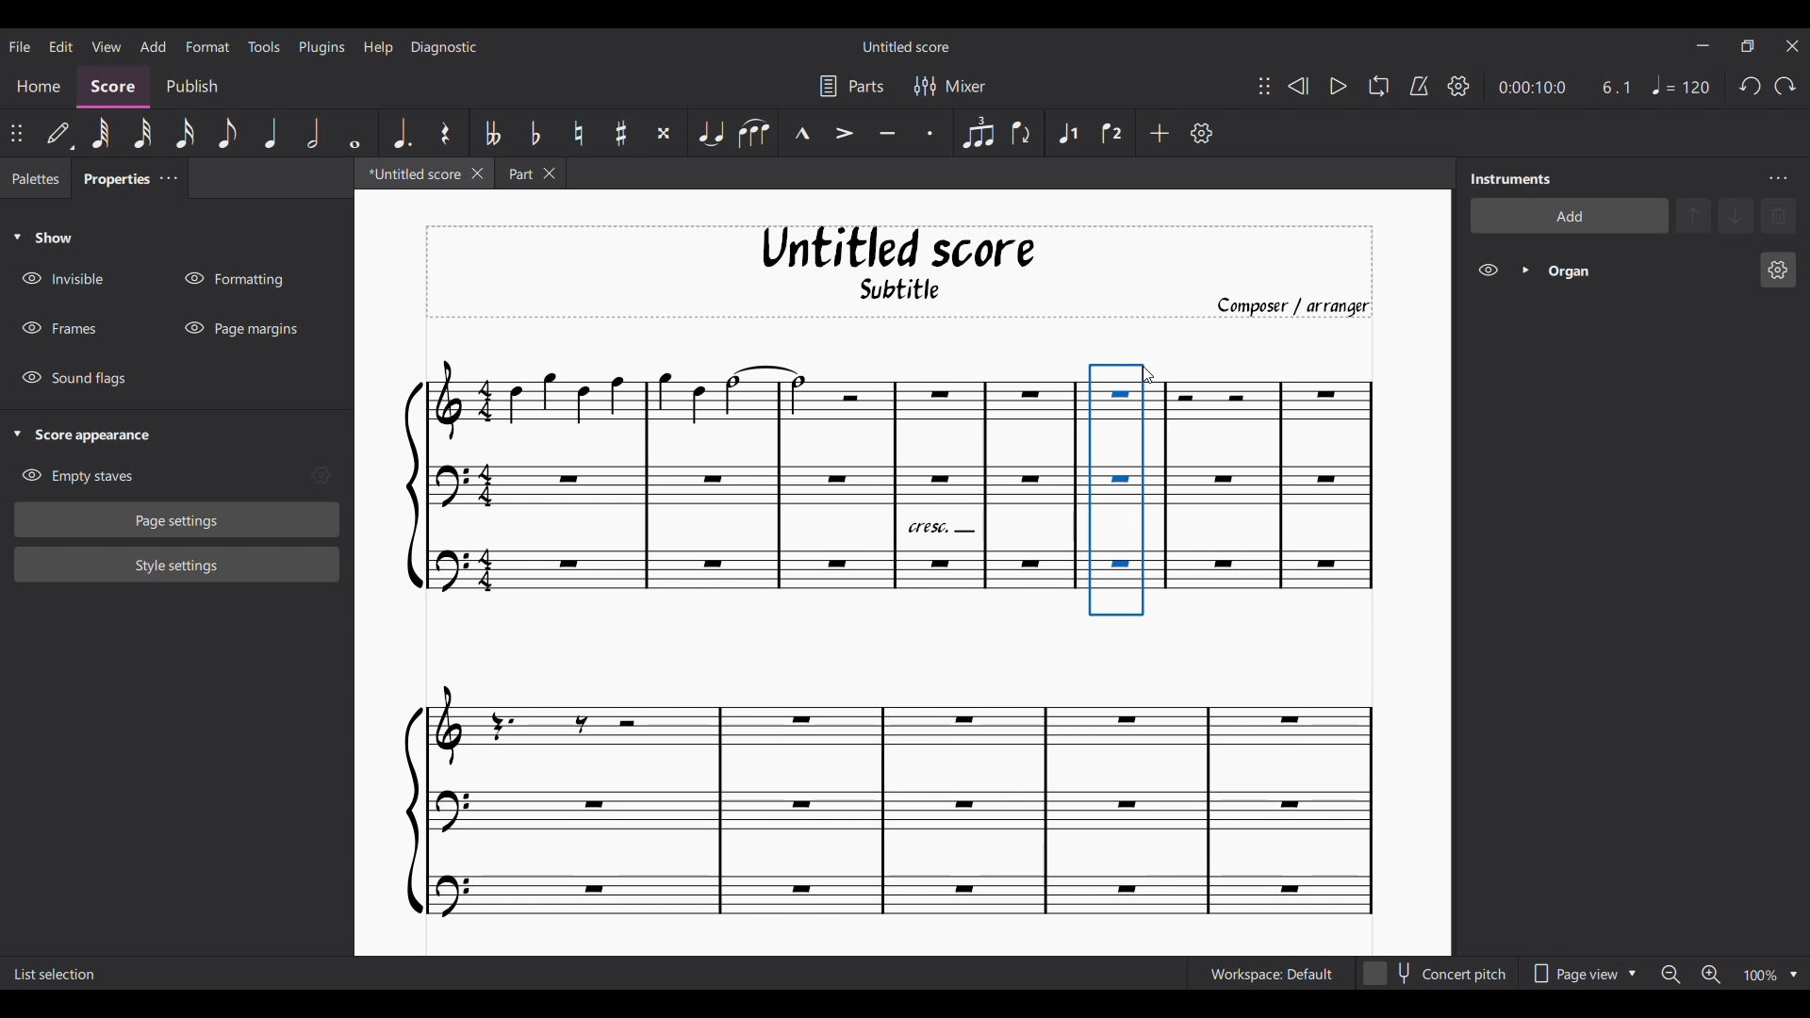 Image resolution: width=1810 pixels, height=1018 pixels. Describe the element at coordinates (1748, 46) in the screenshot. I see `Show interface in a smaller tab` at that location.